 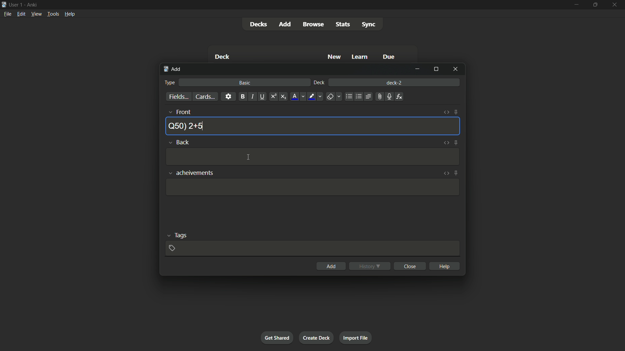 I want to click on user 1, so click(x=16, y=5).